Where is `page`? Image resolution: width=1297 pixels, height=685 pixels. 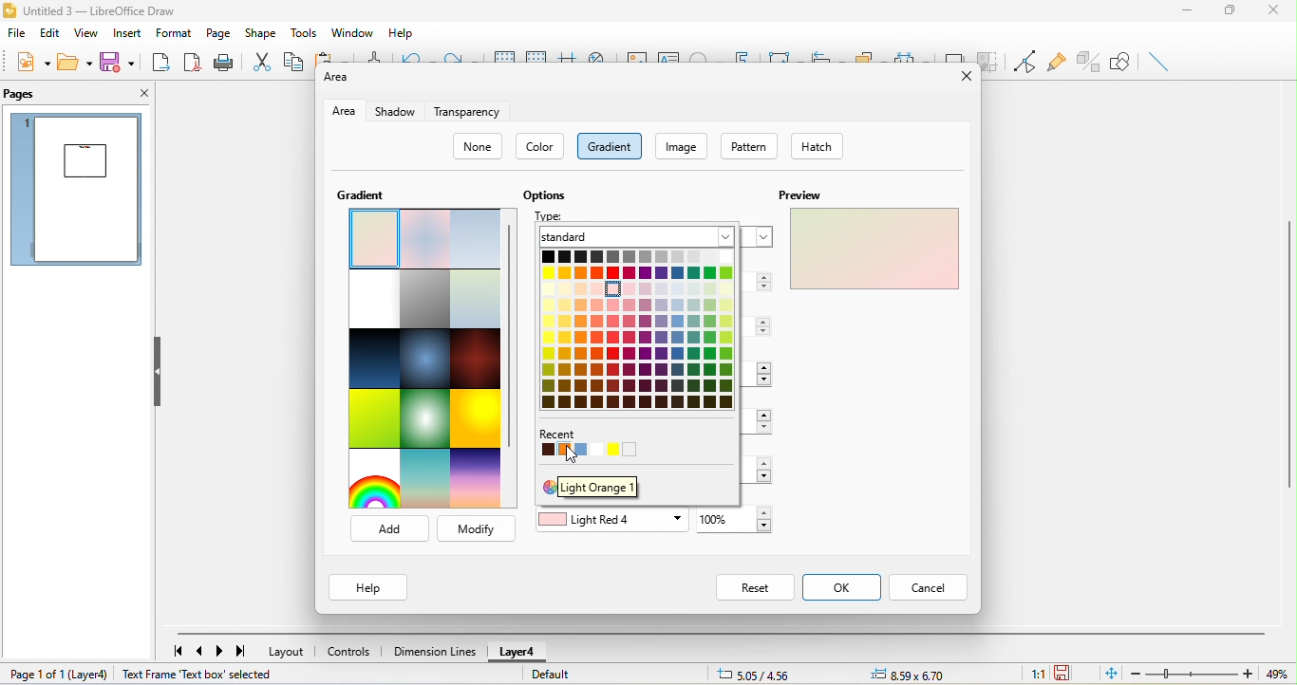
page is located at coordinates (216, 32).